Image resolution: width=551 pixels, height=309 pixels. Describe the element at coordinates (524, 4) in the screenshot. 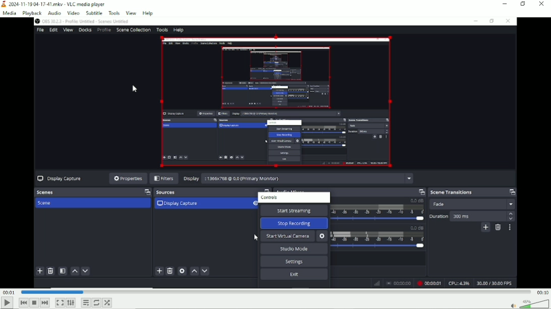

I see `restore down` at that location.